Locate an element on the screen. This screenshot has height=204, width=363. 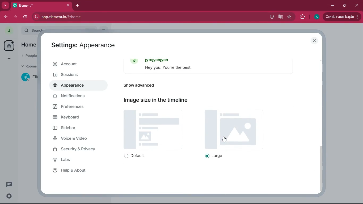
settings is located at coordinates (9, 196).